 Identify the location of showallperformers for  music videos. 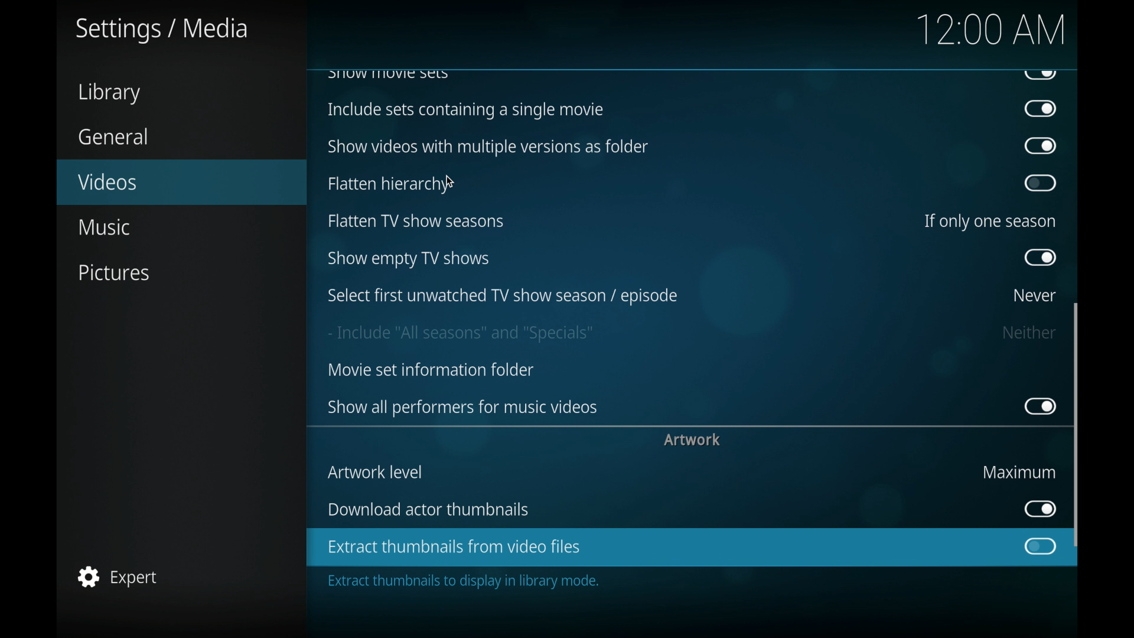
(463, 408).